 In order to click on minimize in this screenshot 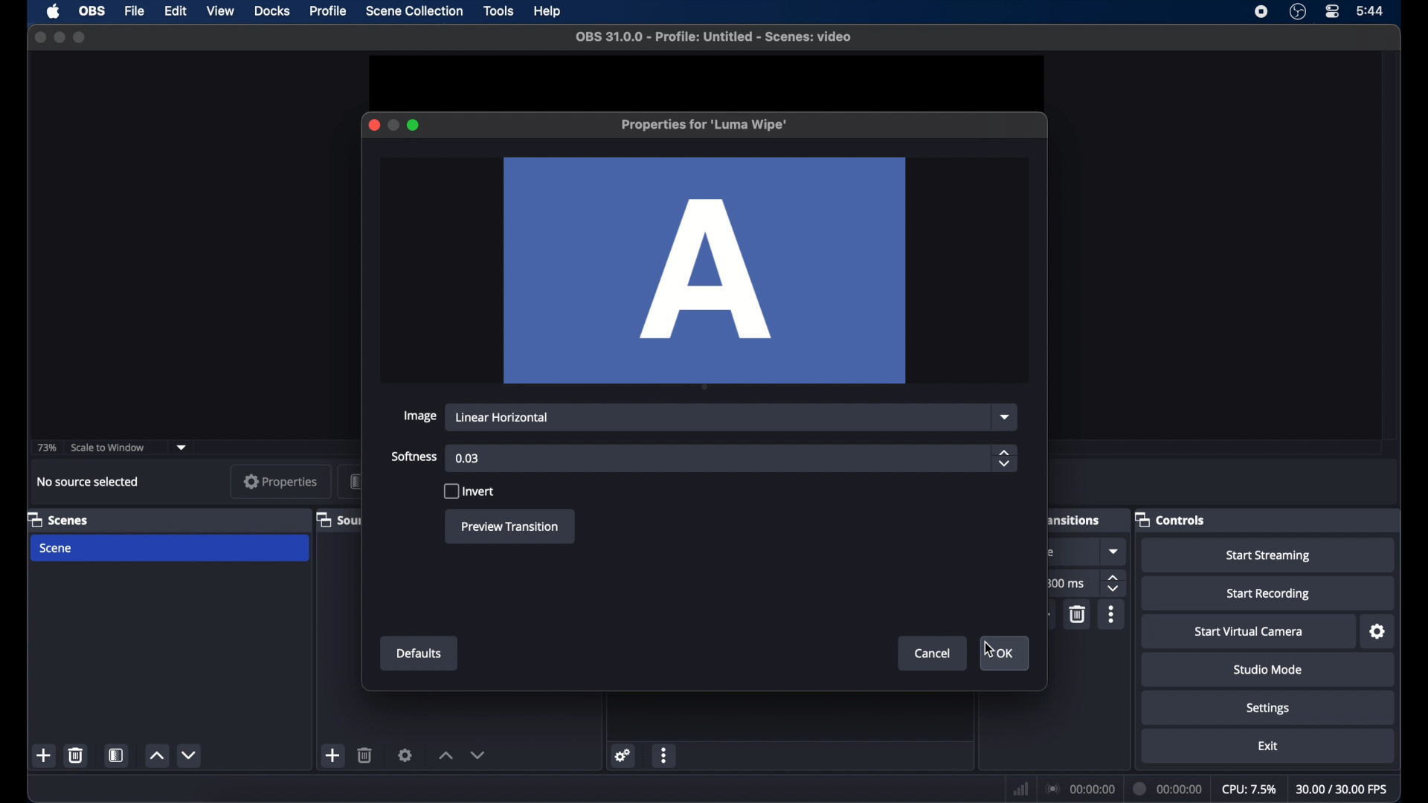, I will do `click(59, 37)`.